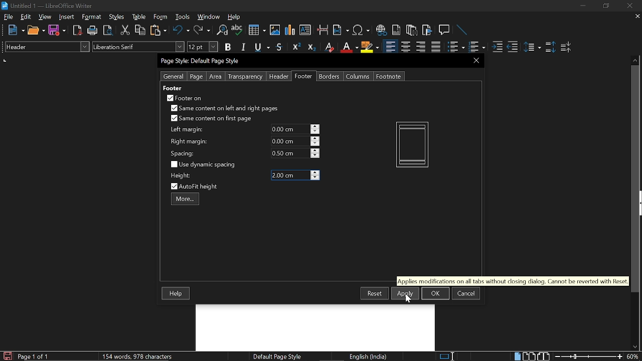 The image size is (642, 361). I want to click on Align left, so click(390, 47).